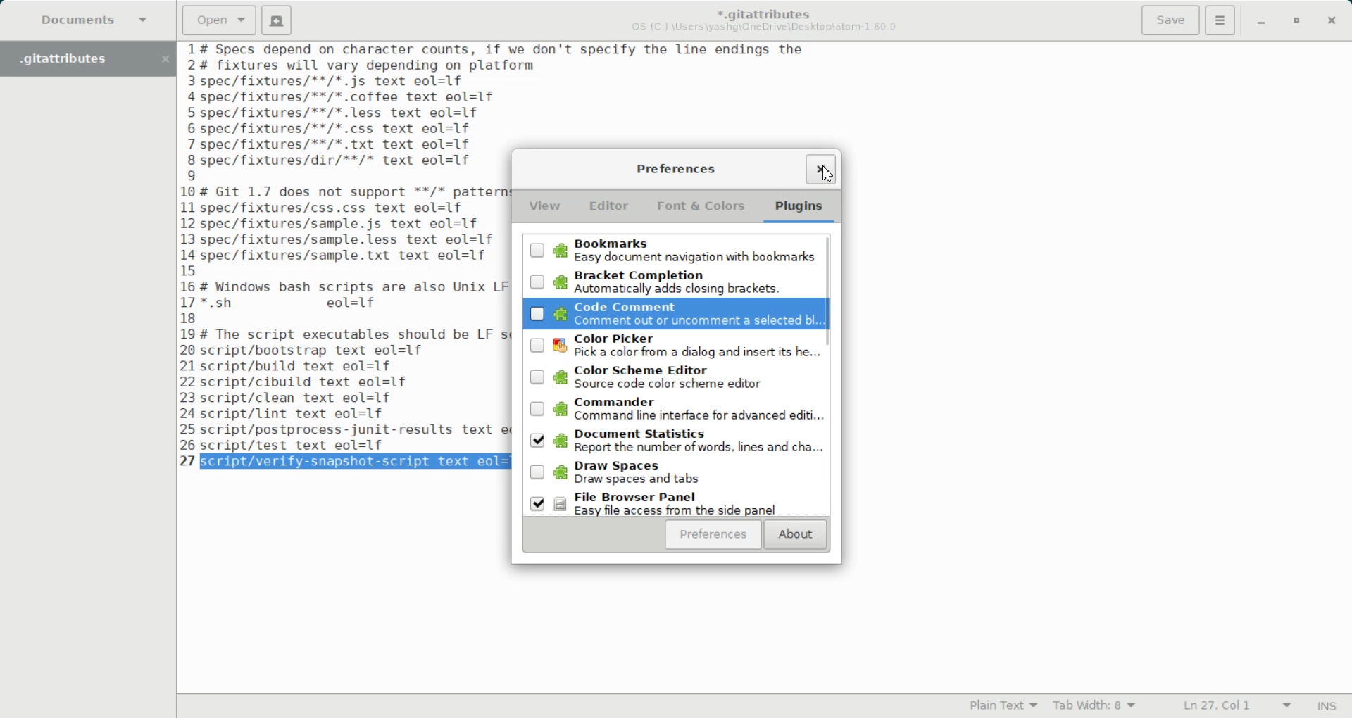 The image size is (1352, 718). What do you see at coordinates (670, 347) in the screenshot?
I see `color Picker: pick a color from a dialog and insert its he..` at bounding box center [670, 347].